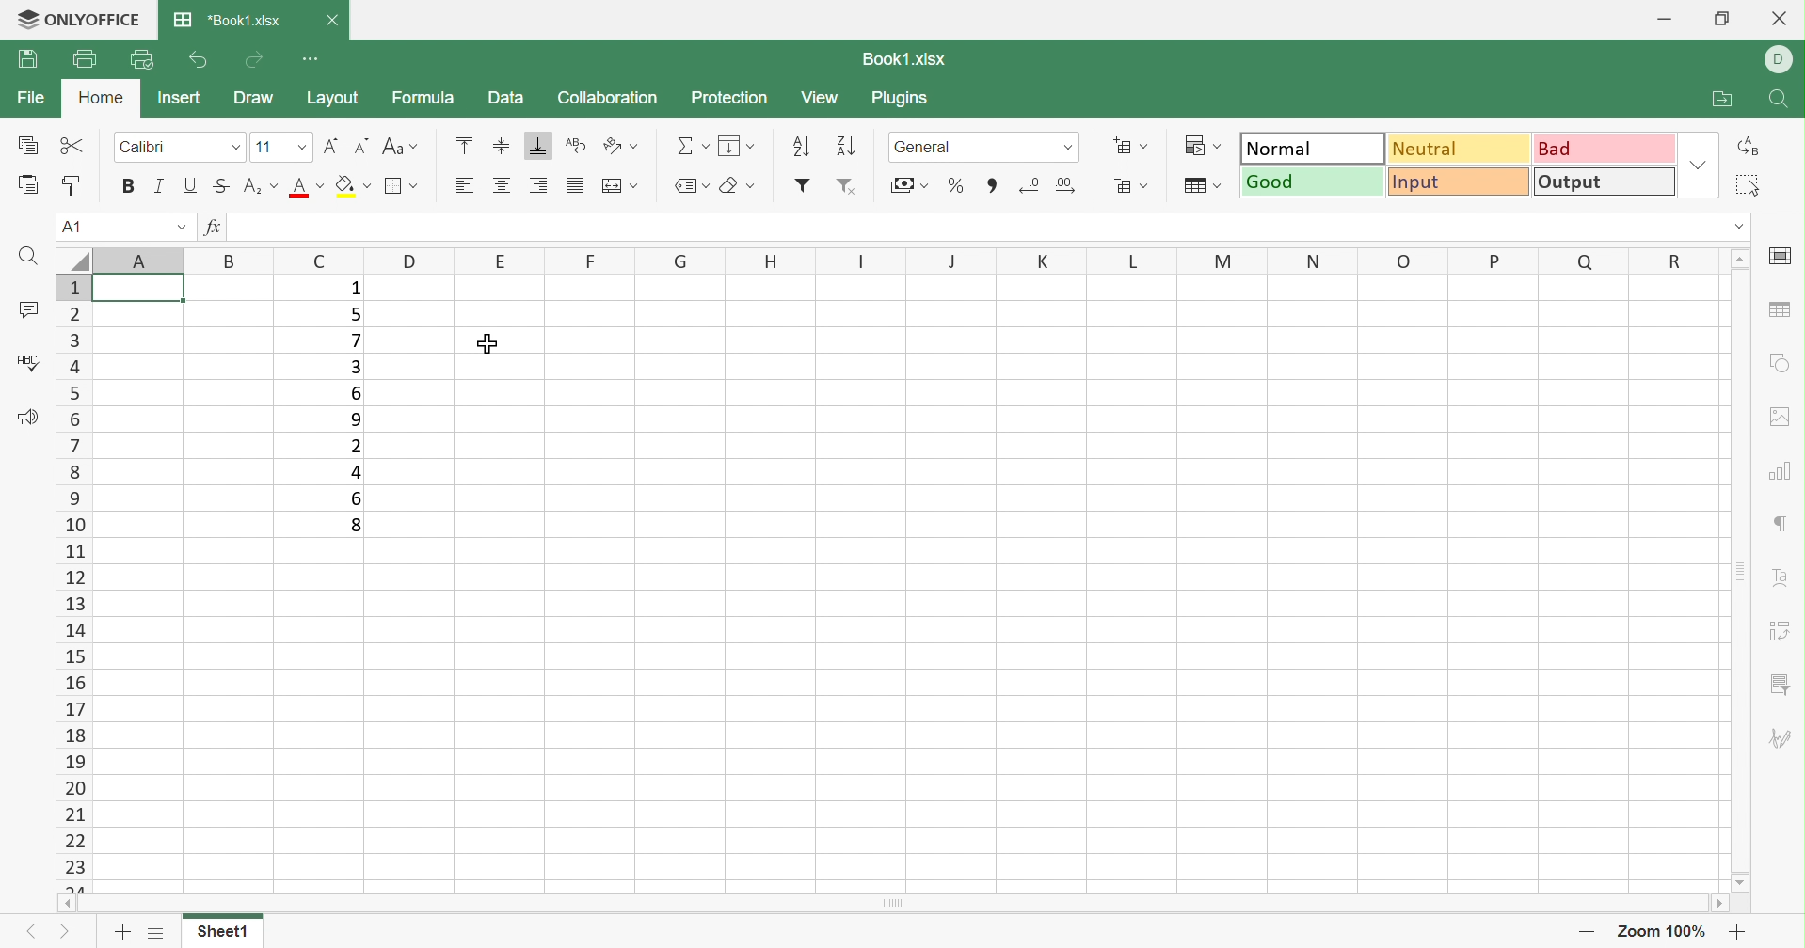 Image resolution: width=1805 pixels, height=948 pixels. Describe the element at coordinates (1206, 145) in the screenshot. I see `Conditional formatting` at that location.